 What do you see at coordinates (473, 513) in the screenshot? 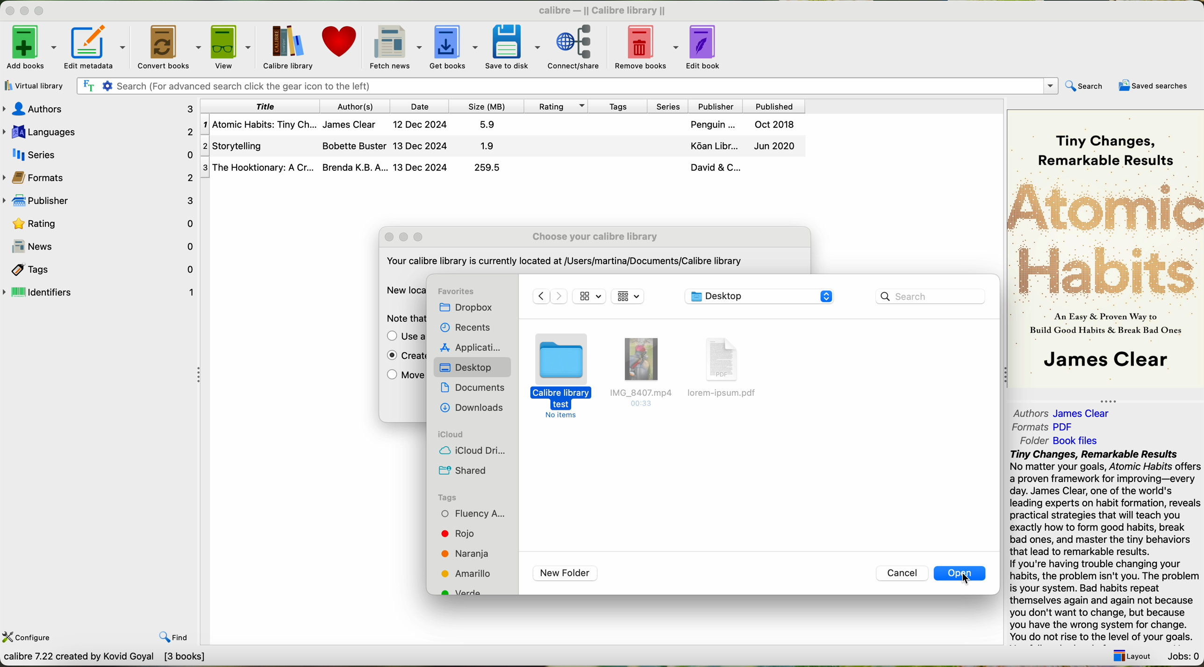
I see `fluency tag` at bounding box center [473, 513].